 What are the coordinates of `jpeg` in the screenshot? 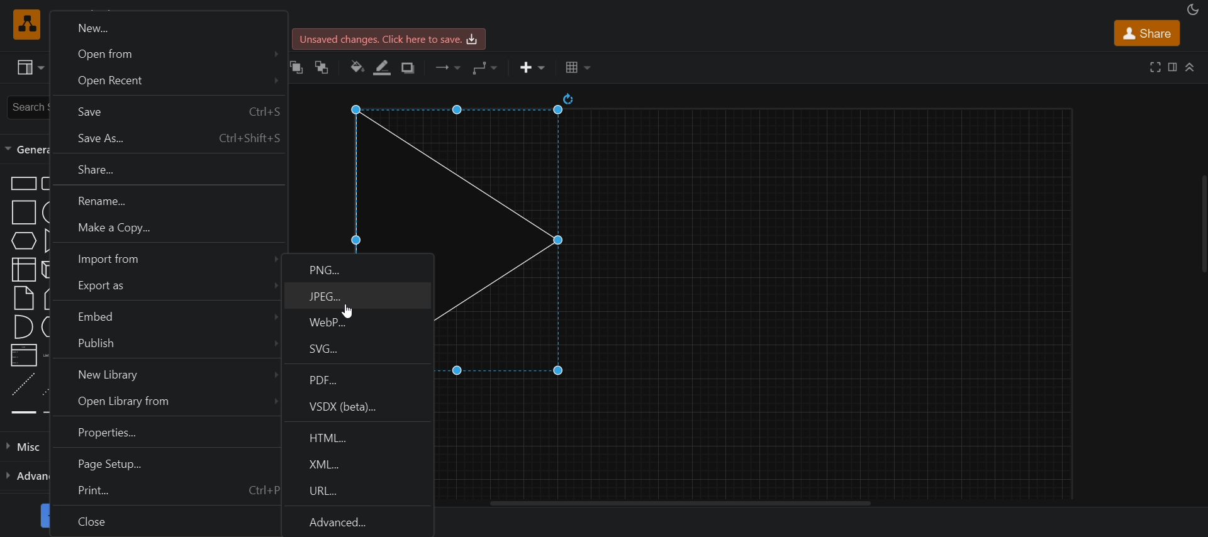 It's located at (359, 297).